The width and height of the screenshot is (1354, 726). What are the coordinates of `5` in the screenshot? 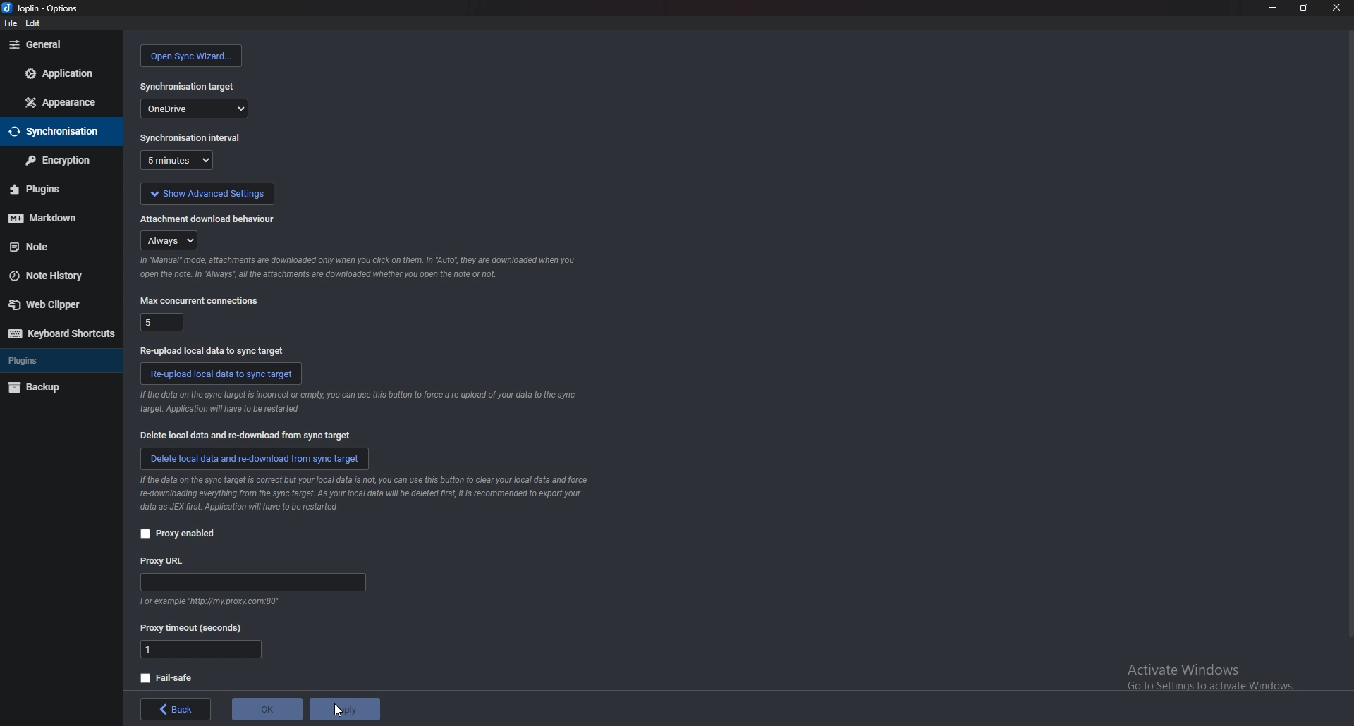 It's located at (161, 322).